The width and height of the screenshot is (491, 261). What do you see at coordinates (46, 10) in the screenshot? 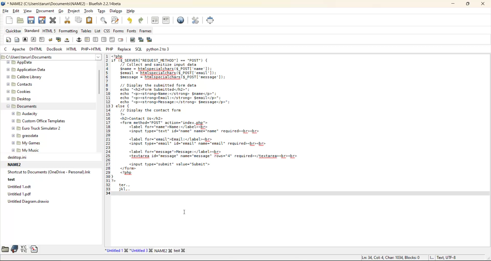
I see `document` at bounding box center [46, 10].